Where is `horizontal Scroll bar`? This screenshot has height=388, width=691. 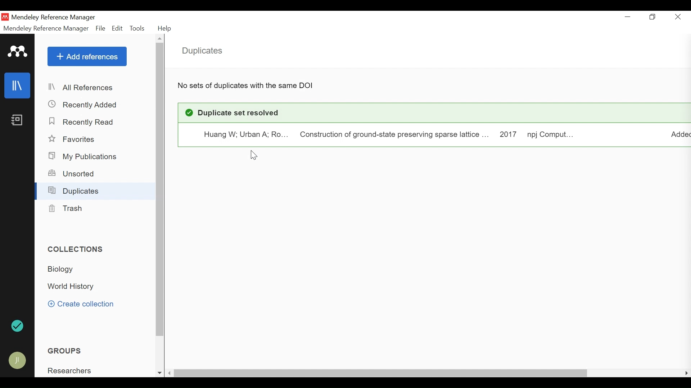 horizontal Scroll bar is located at coordinates (384, 374).